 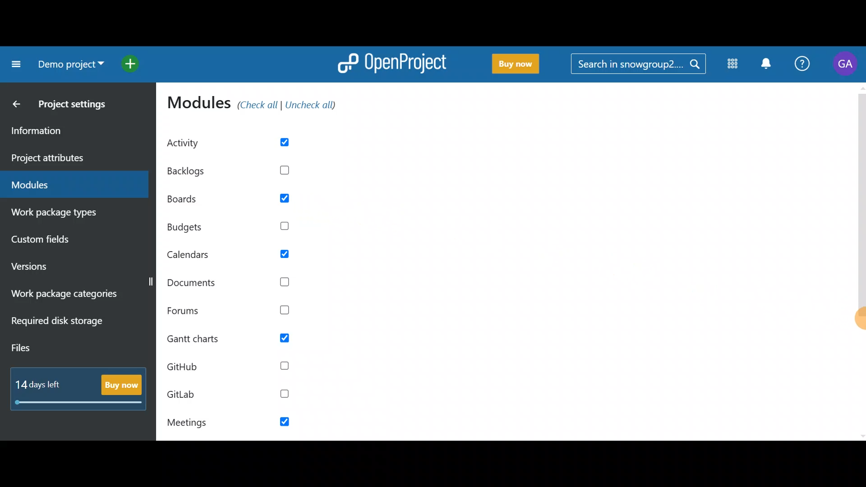 What do you see at coordinates (67, 132) in the screenshot?
I see `Information` at bounding box center [67, 132].